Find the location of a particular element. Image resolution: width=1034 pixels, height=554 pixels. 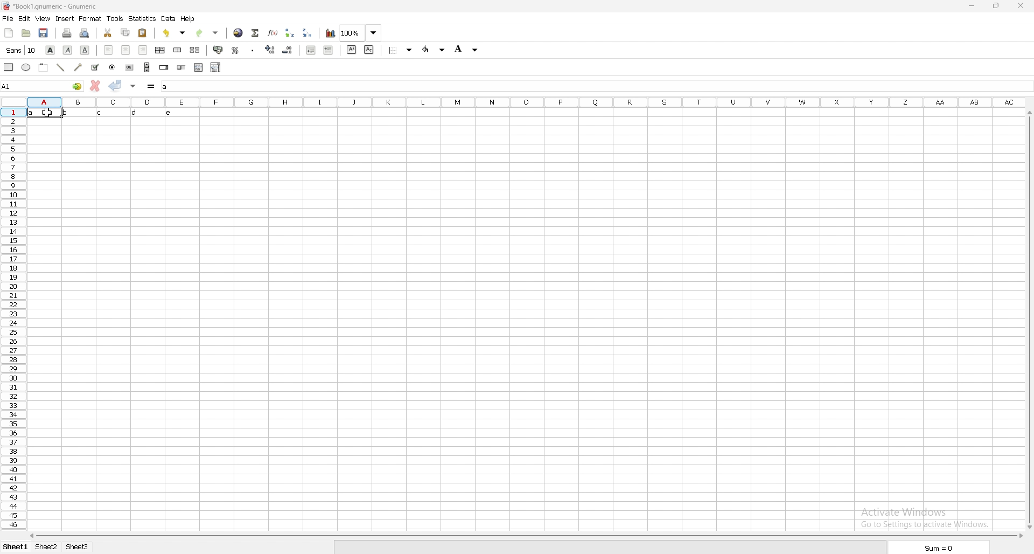

spin button is located at coordinates (164, 67).